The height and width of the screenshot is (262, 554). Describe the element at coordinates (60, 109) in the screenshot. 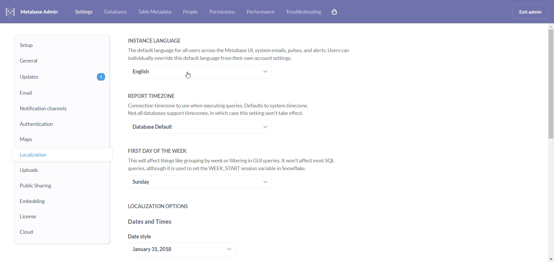

I see `notification channels` at that location.